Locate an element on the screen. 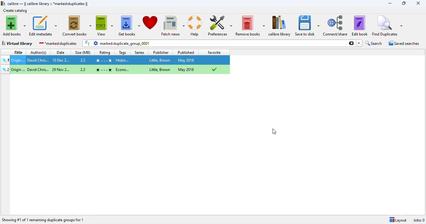 The width and height of the screenshot is (426, 224). published is located at coordinates (186, 51).